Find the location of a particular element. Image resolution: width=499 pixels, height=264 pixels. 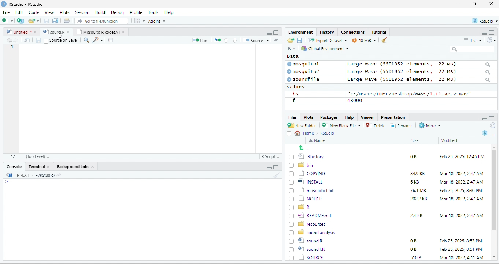

“c:/users/HOME /Desktop/WAVS/1.F1. ae. v.wav" is located at coordinates (409, 94).